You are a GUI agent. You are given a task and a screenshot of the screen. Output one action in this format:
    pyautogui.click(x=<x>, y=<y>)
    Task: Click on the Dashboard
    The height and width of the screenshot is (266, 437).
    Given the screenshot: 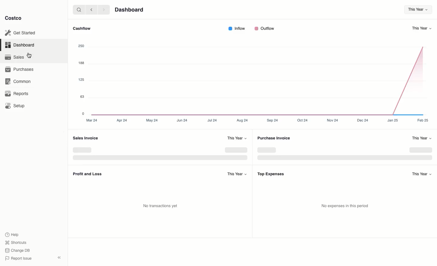 What is the action you would take?
    pyautogui.click(x=130, y=10)
    